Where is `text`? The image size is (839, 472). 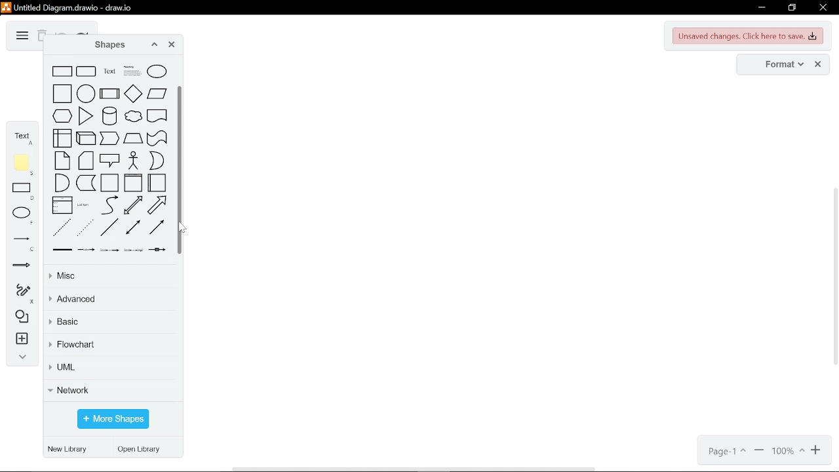
text is located at coordinates (22, 136).